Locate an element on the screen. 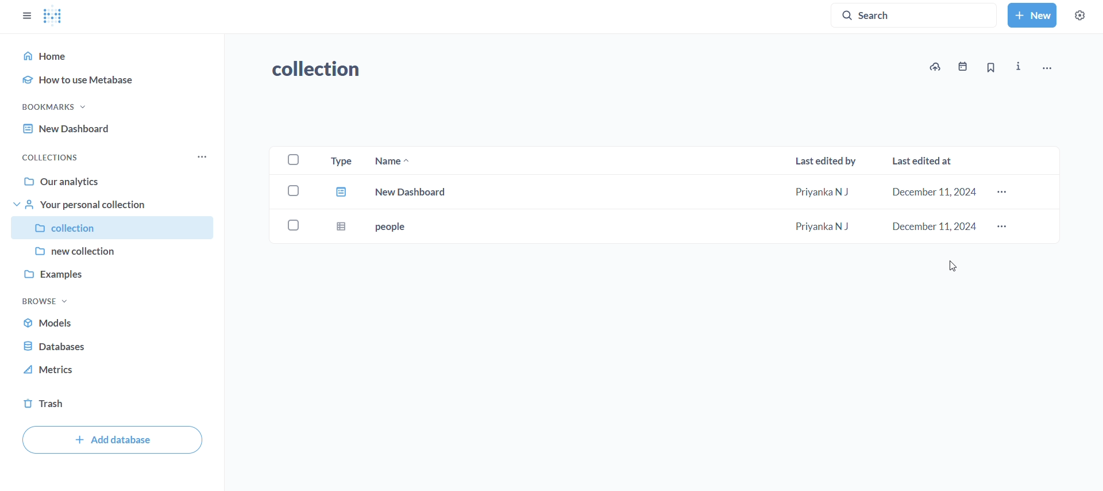  our analytics is located at coordinates (108, 179).